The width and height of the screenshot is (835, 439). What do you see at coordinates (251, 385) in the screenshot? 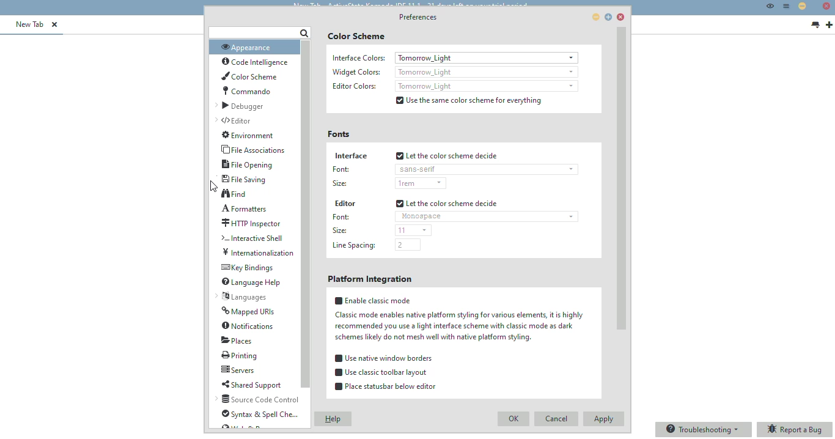
I see `shared support` at bounding box center [251, 385].